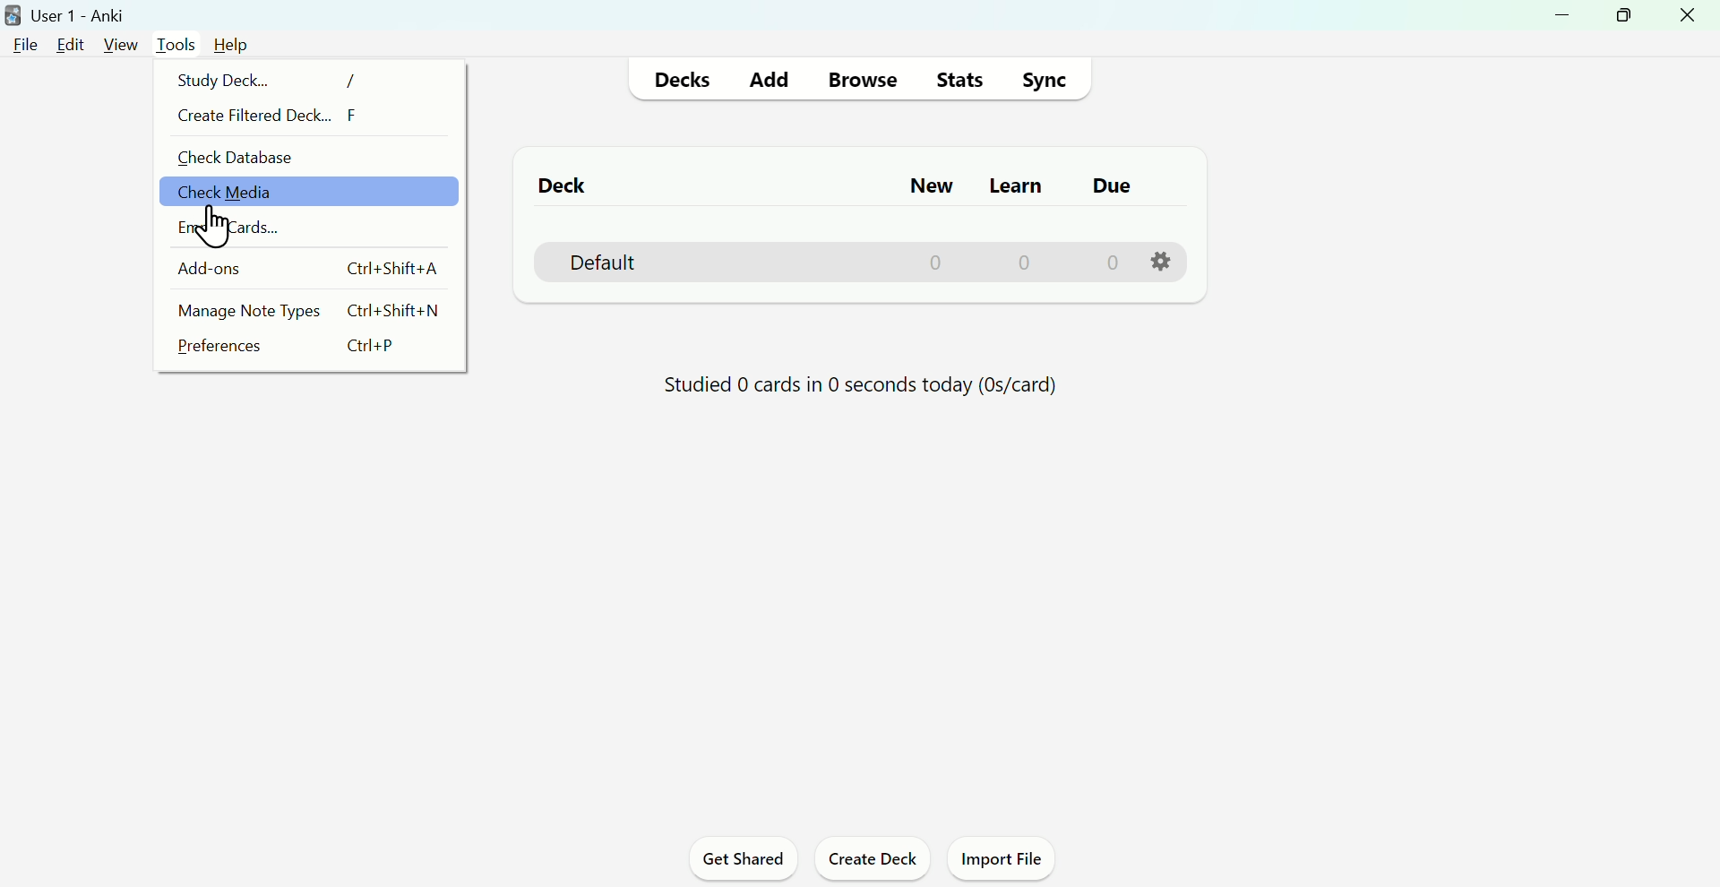 The width and height of the screenshot is (1720, 887). Describe the element at coordinates (861, 385) in the screenshot. I see `Studied 0 cards in 0 seconds today (0s/card)` at that location.